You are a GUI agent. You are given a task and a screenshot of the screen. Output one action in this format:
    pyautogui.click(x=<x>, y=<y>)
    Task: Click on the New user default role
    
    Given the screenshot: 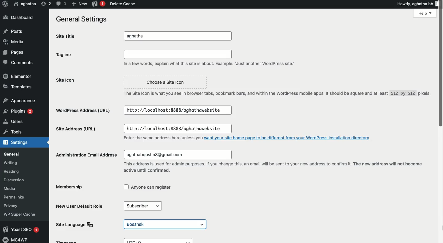 What is the action you would take?
    pyautogui.click(x=81, y=206)
    